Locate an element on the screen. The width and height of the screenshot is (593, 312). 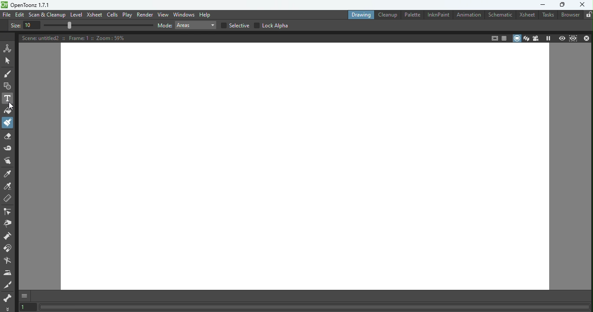
Scene details is located at coordinates (72, 39).